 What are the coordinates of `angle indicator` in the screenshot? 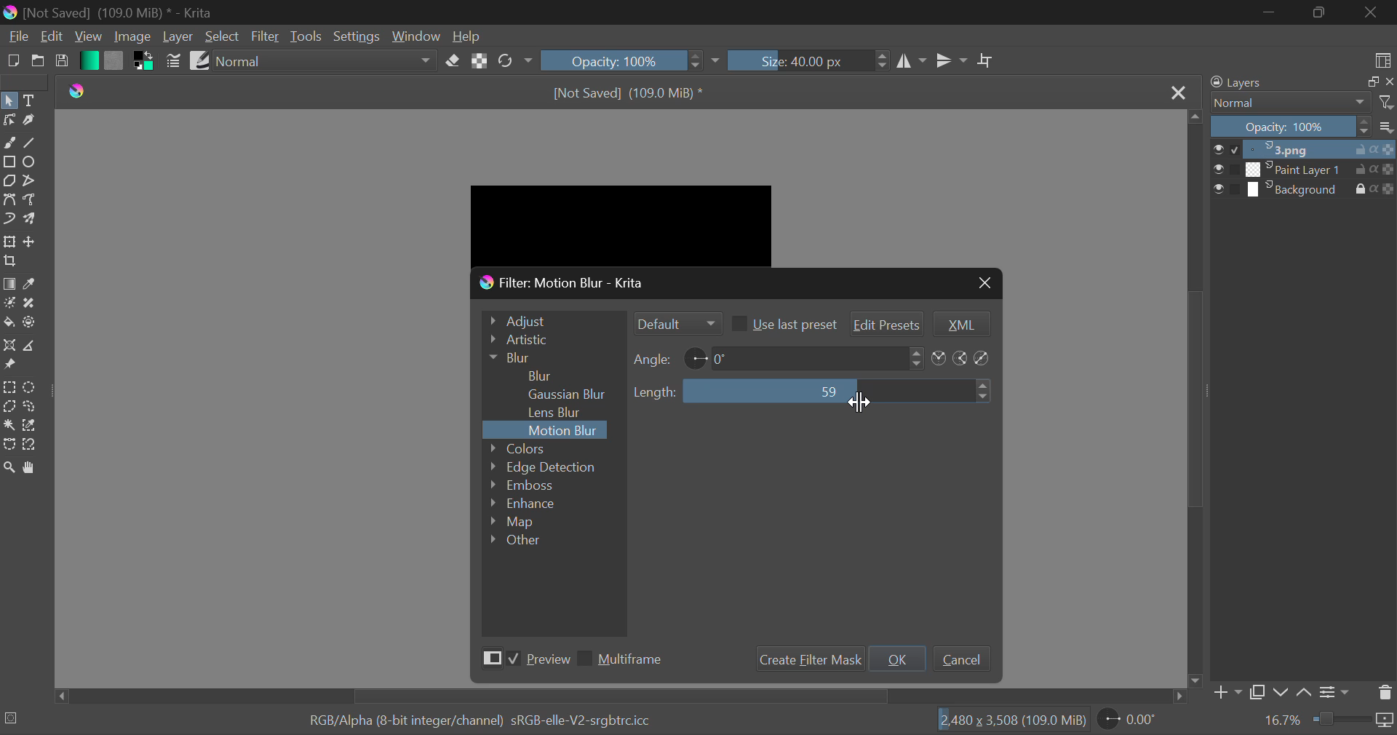 It's located at (696, 357).